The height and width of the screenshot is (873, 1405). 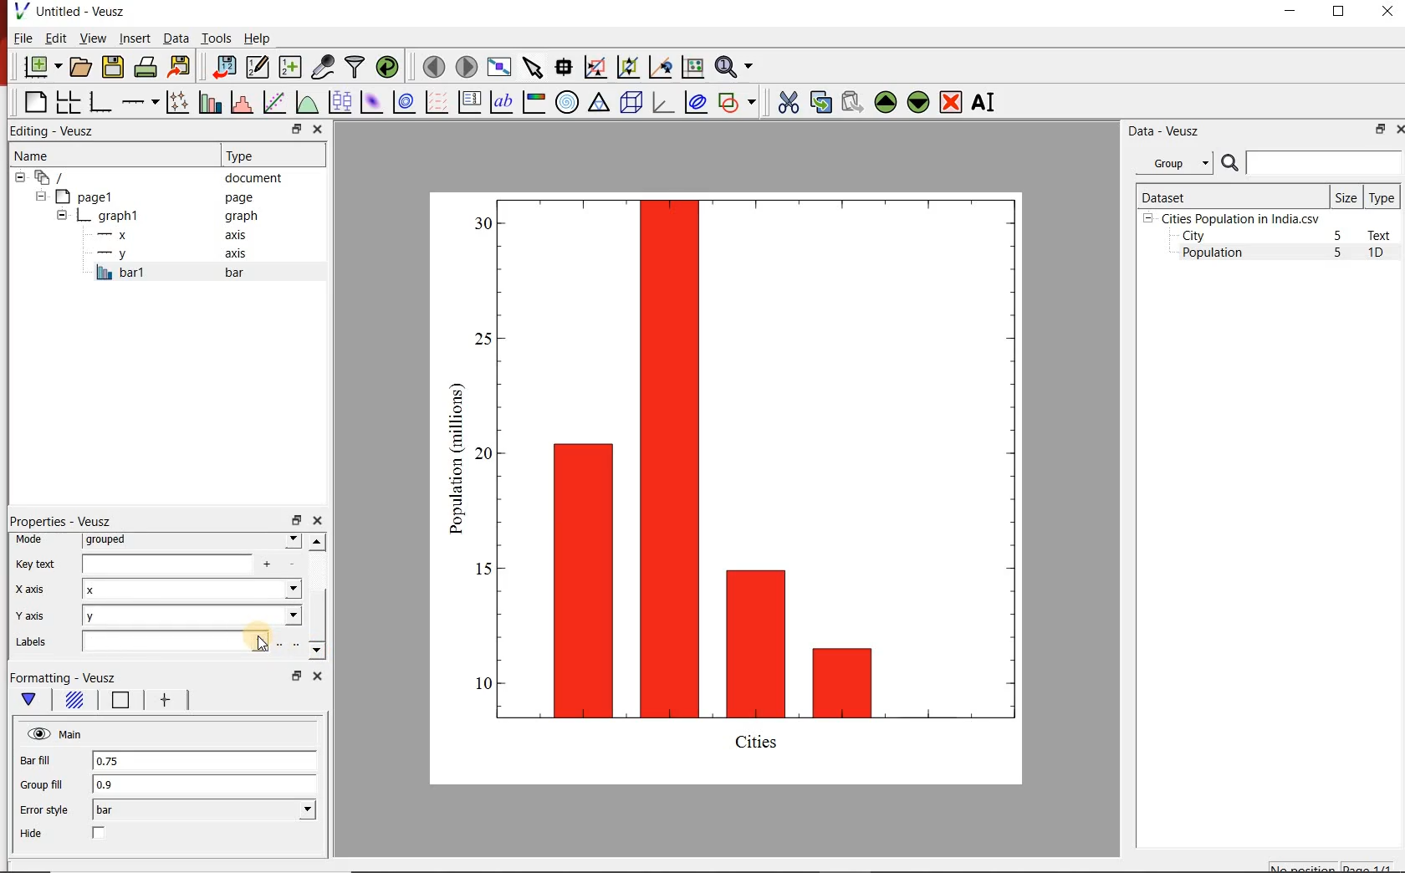 What do you see at coordinates (154, 176) in the screenshot?
I see `document` at bounding box center [154, 176].